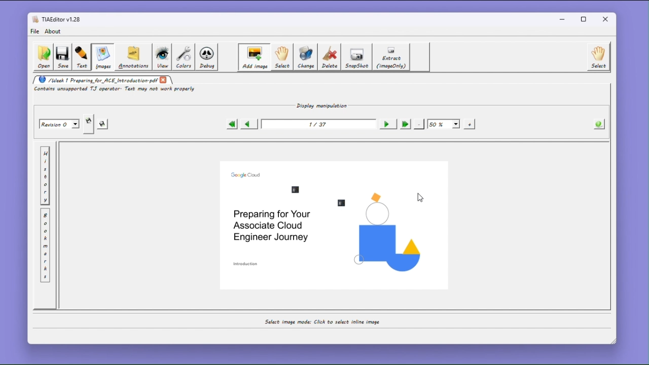 The width and height of the screenshot is (649, 365). What do you see at coordinates (343, 203) in the screenshot?
I see `image file` at bounding box center [343, 203].